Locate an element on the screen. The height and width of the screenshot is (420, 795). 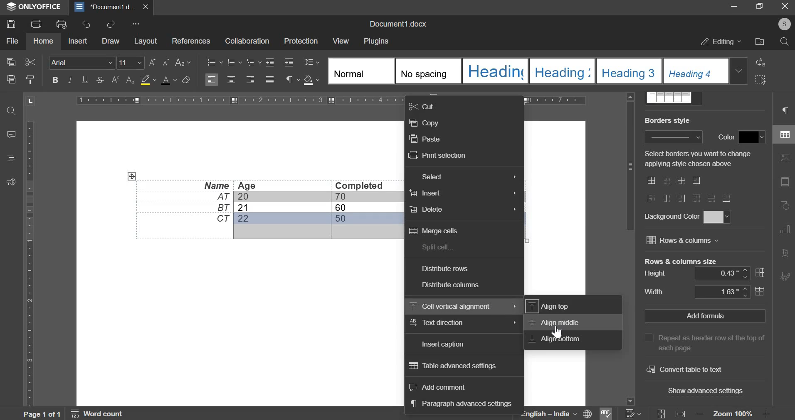
right side bar is located at coordinates (783, 218).